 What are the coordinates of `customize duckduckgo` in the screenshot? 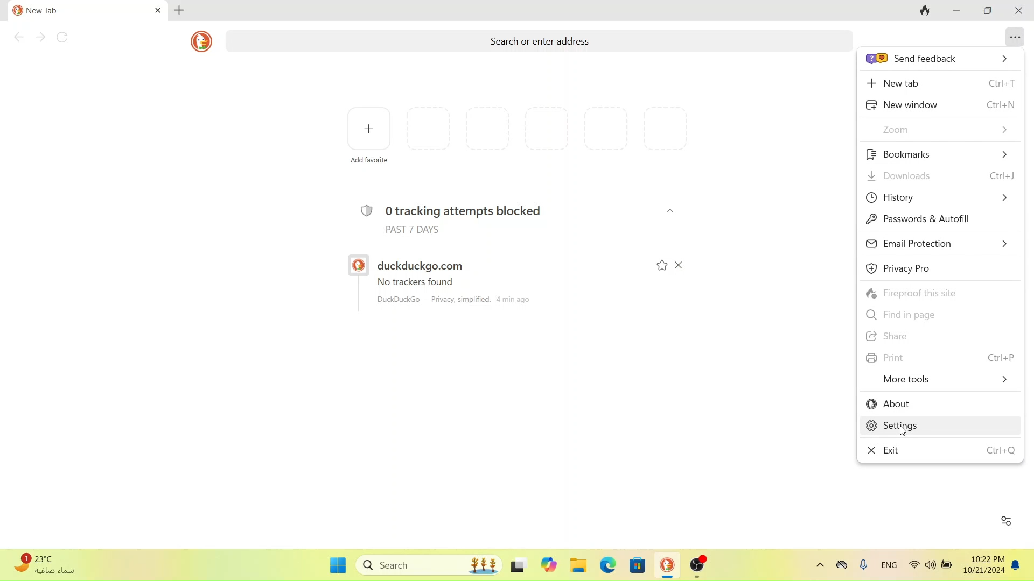 It's located at (1005, 520).